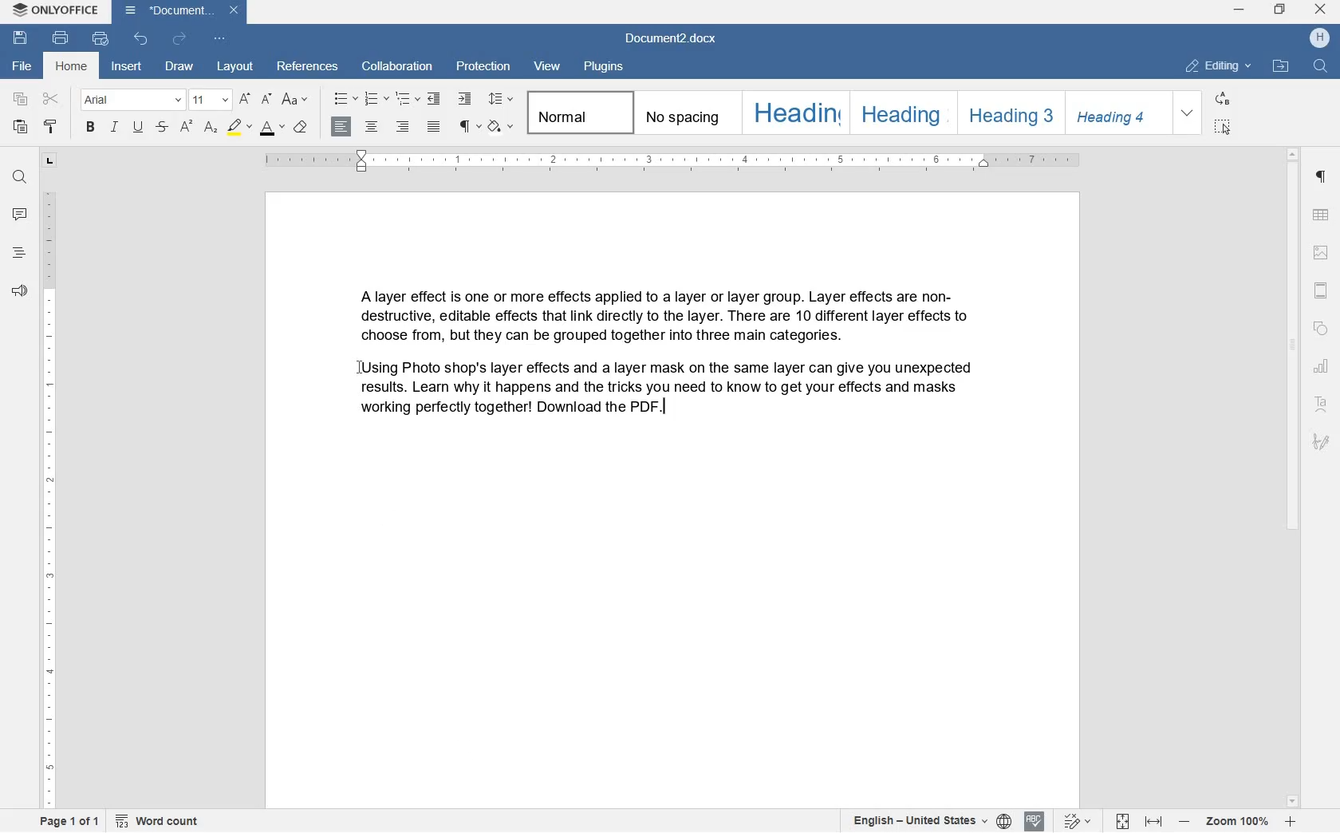 The image size is (1340, 833). I want to click on UNDO, so click(142, 41).